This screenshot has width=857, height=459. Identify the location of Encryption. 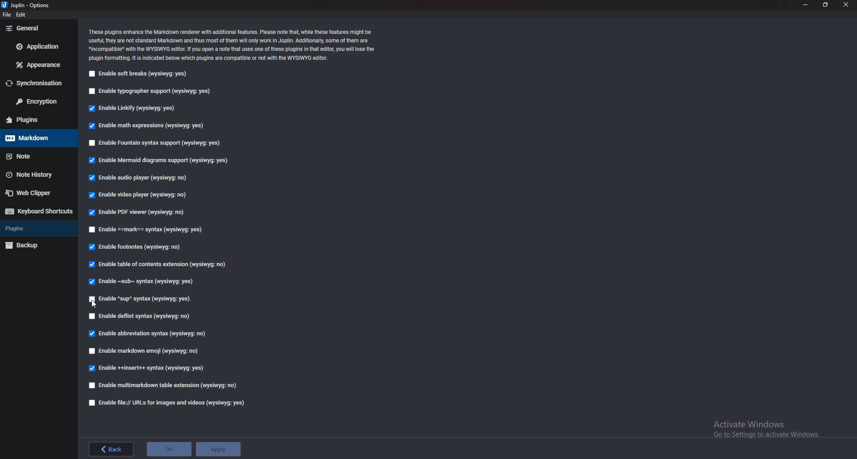
(40, 102).